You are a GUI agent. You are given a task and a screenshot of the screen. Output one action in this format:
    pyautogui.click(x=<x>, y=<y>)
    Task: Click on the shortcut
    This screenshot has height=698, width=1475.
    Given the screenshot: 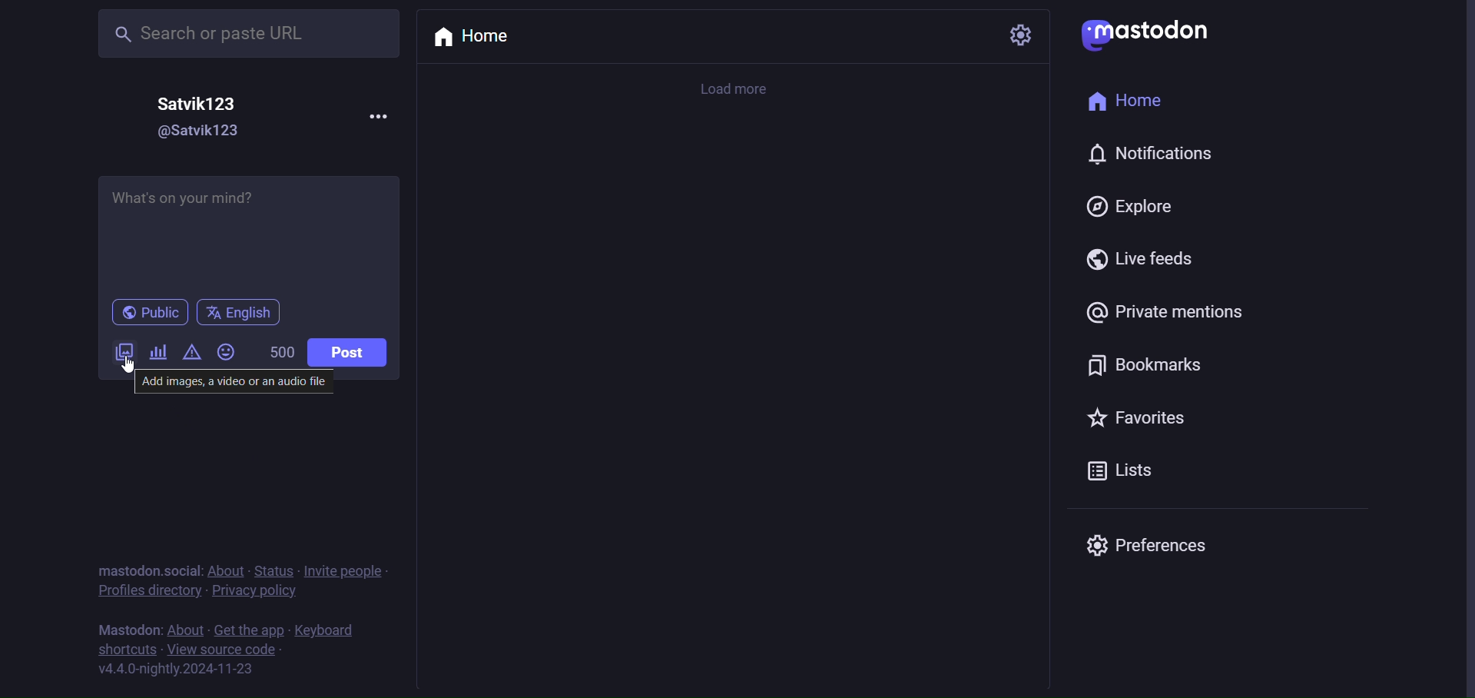 What is the action you would take?
    pyautogui.click(x=126, y=650)
    